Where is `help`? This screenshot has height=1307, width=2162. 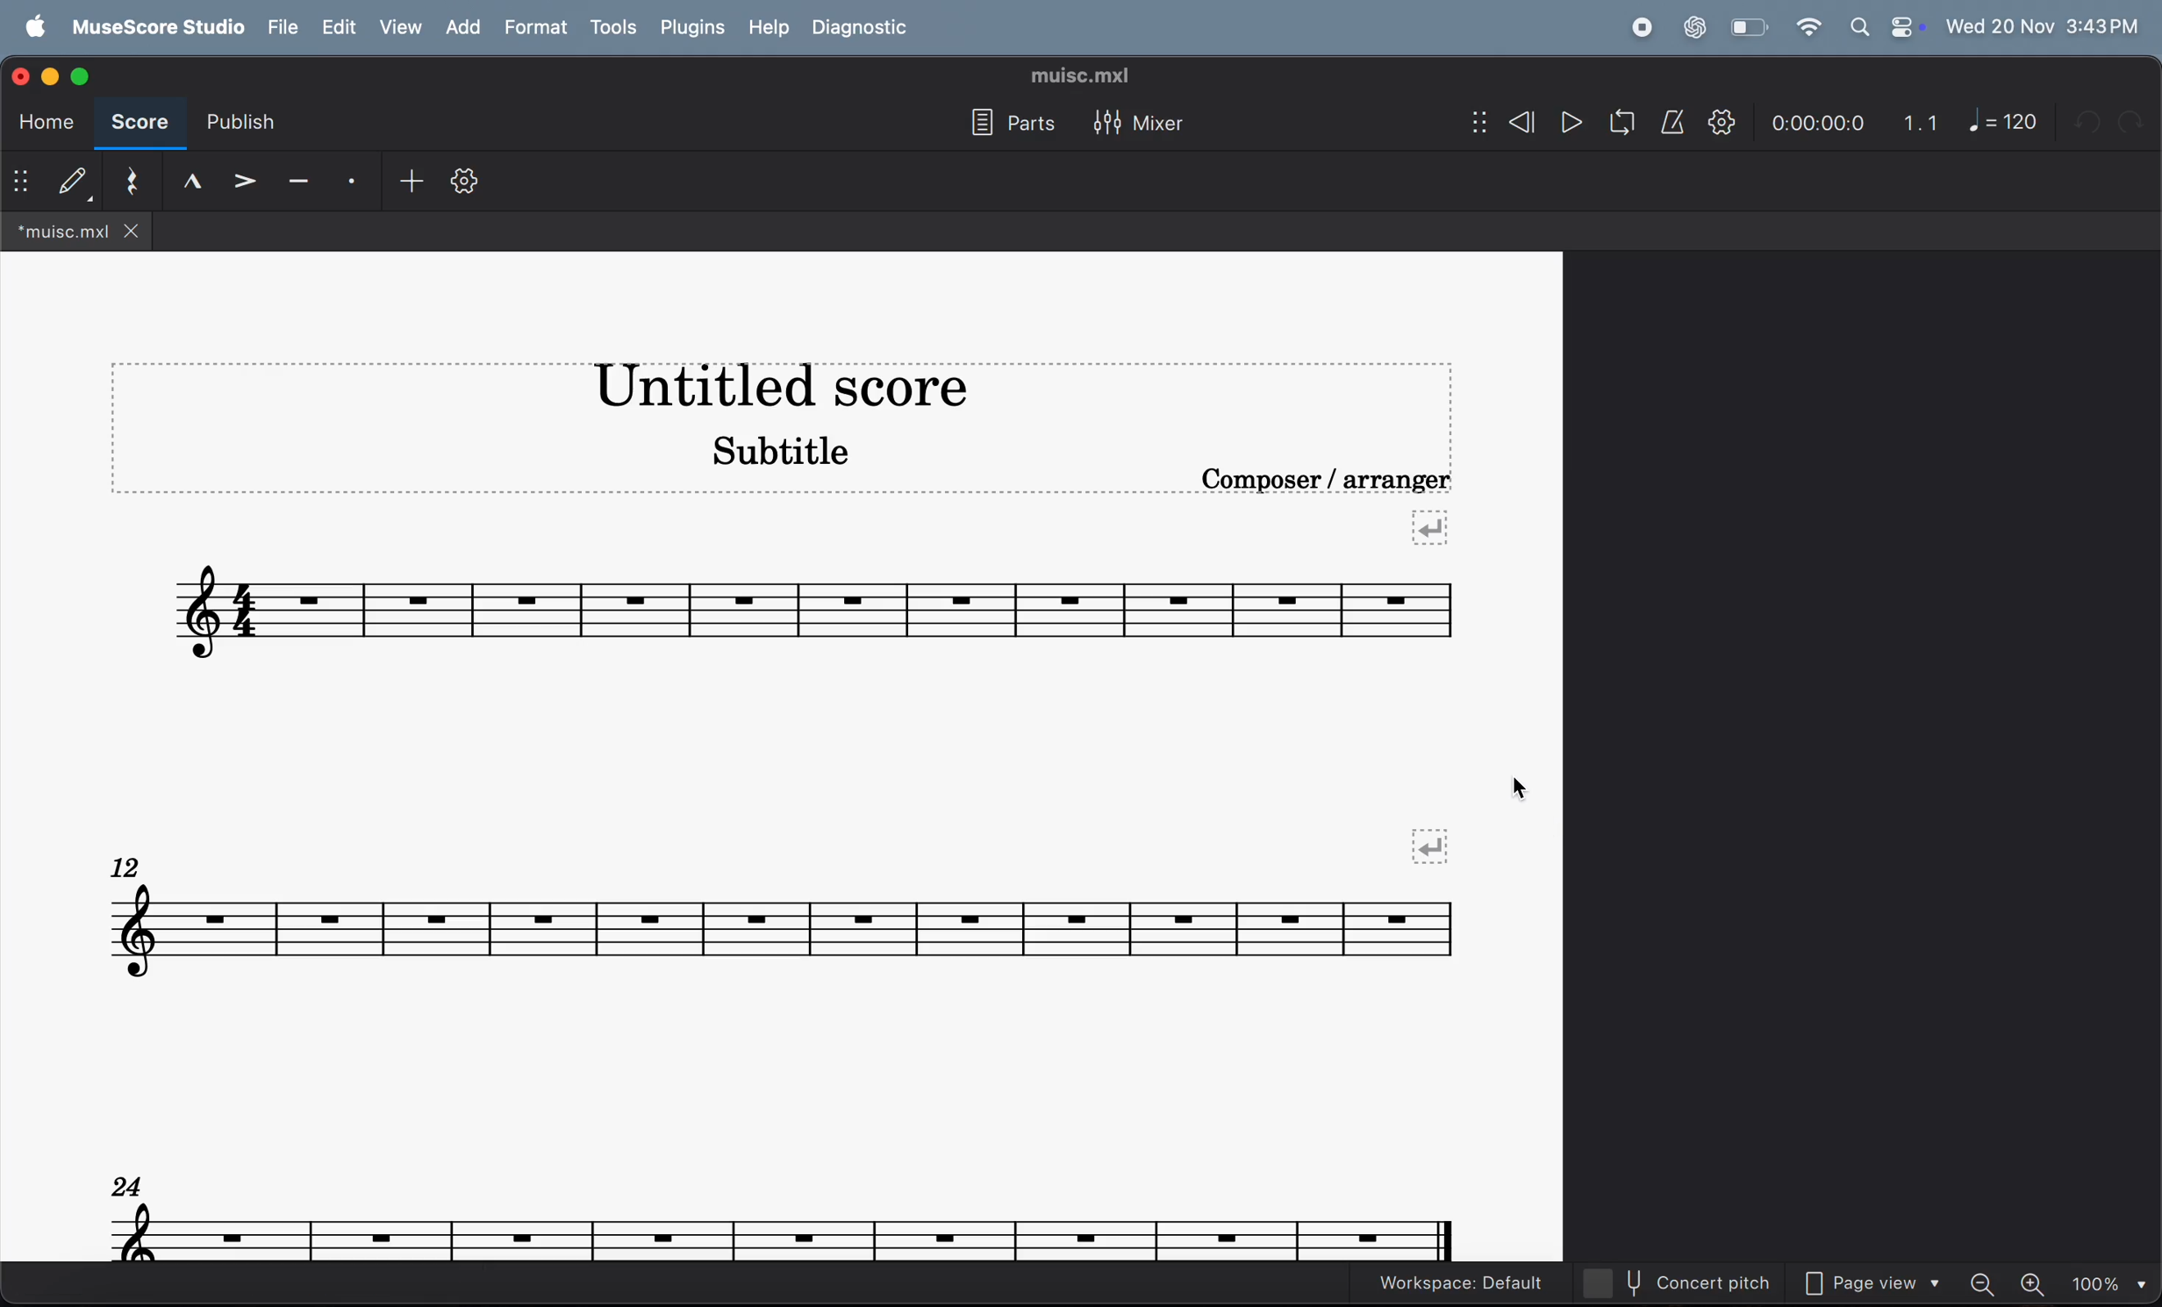
help is located at coordinates (770, 26).